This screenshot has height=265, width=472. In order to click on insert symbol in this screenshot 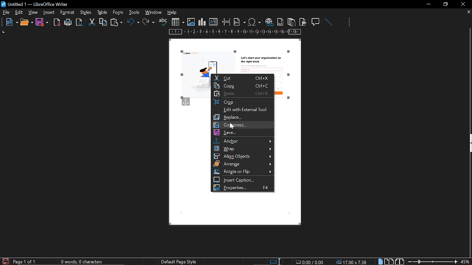, I will do `click(254, 22)`.